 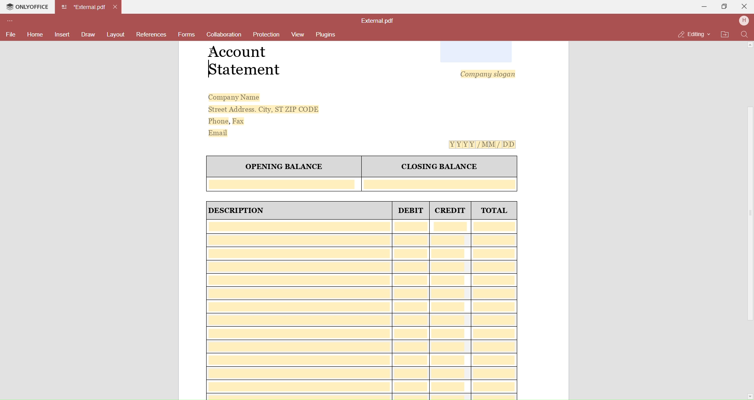 What do you see at coordinates (227, 122) in the screenshot?
I see `Phone, Fax` at bounding box center [227, 122].